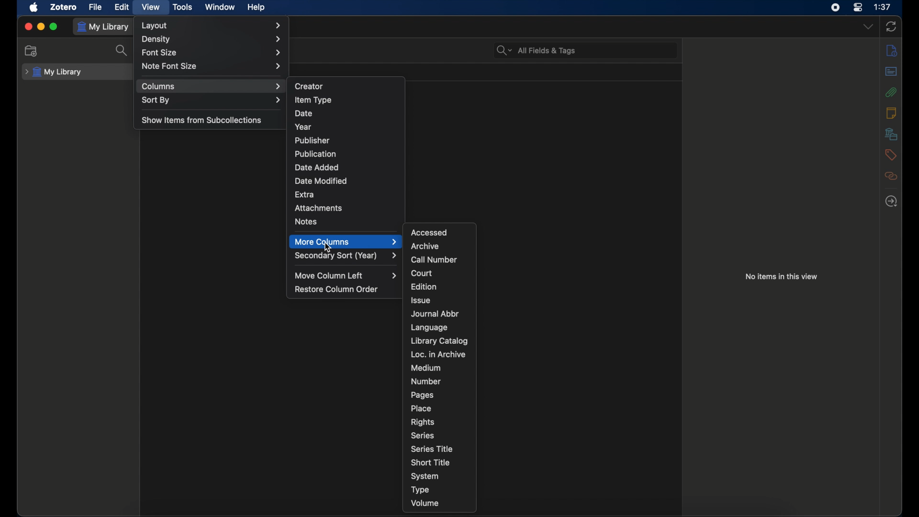  Describe the element at coordinates (211, 39) in the screenshot. I see `density` at that location.